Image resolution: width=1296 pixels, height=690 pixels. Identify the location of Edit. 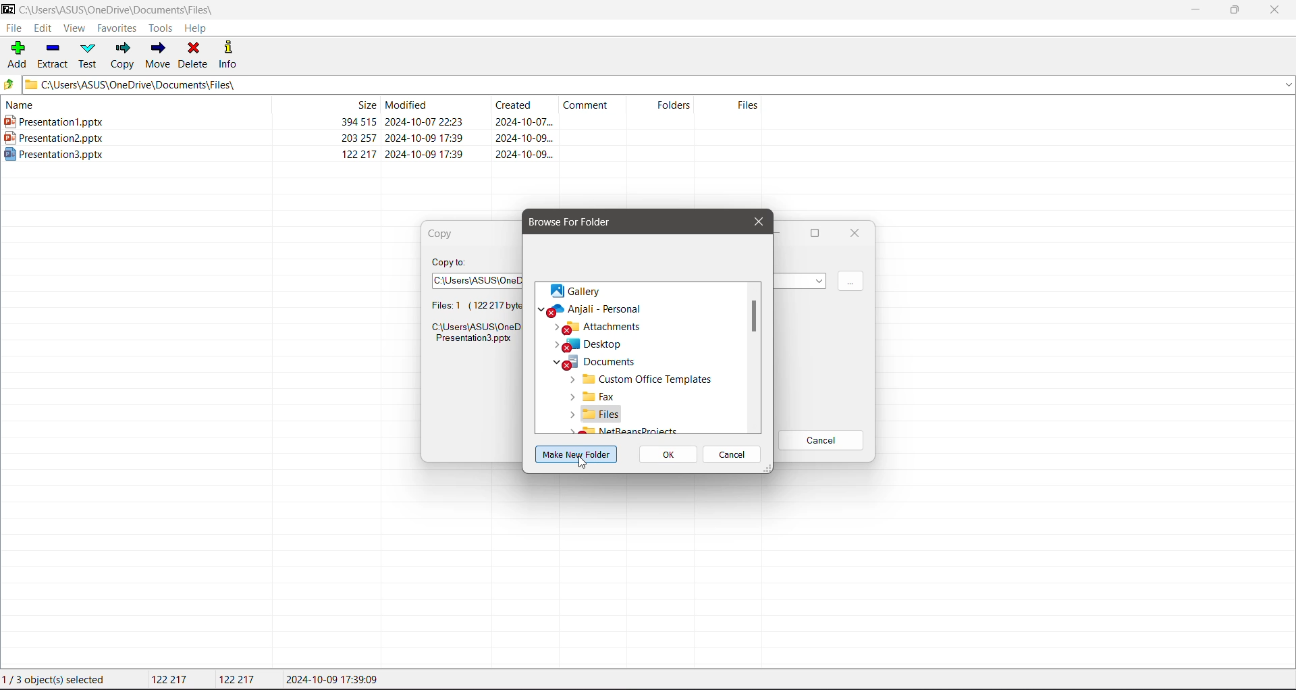
(43, 28).